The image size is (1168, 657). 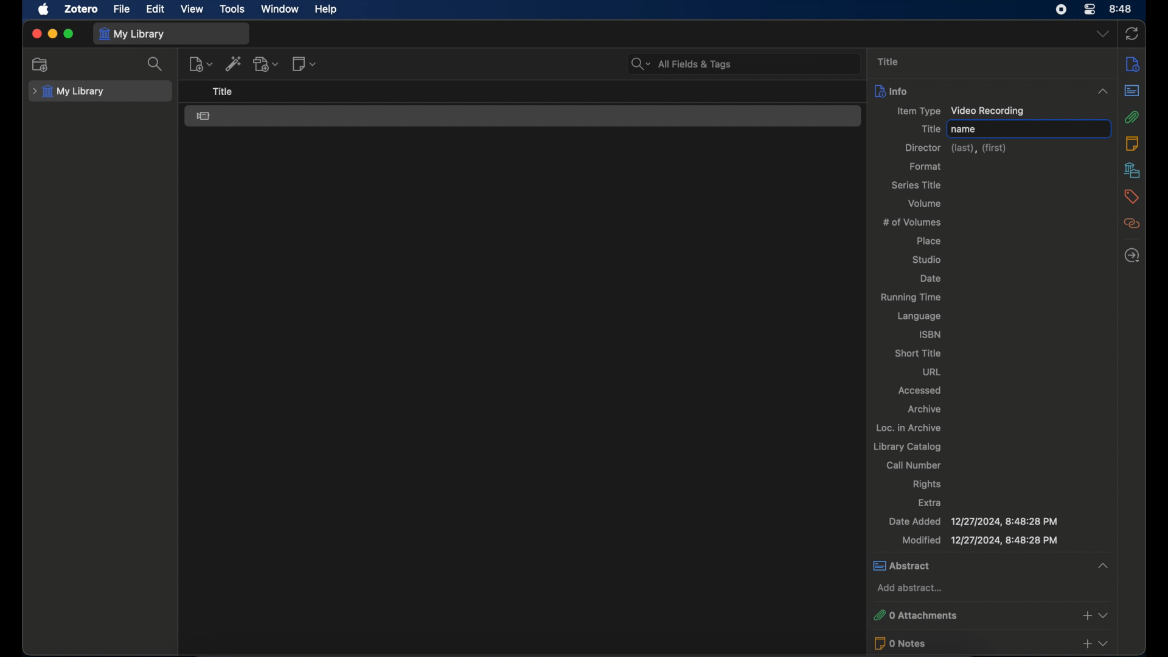 I want to click on isbn, so click(x=931, y=334).